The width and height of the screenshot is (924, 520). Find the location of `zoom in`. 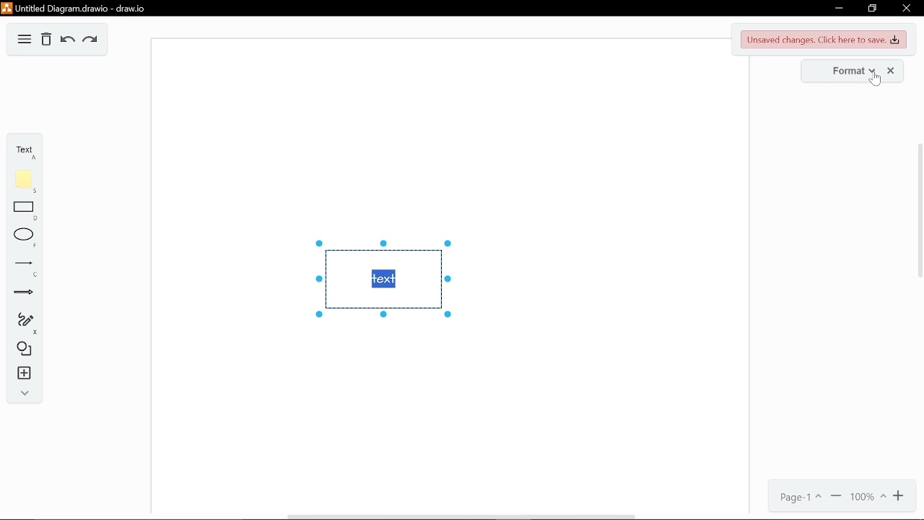

zoom in is located at coordinates (900, 498).